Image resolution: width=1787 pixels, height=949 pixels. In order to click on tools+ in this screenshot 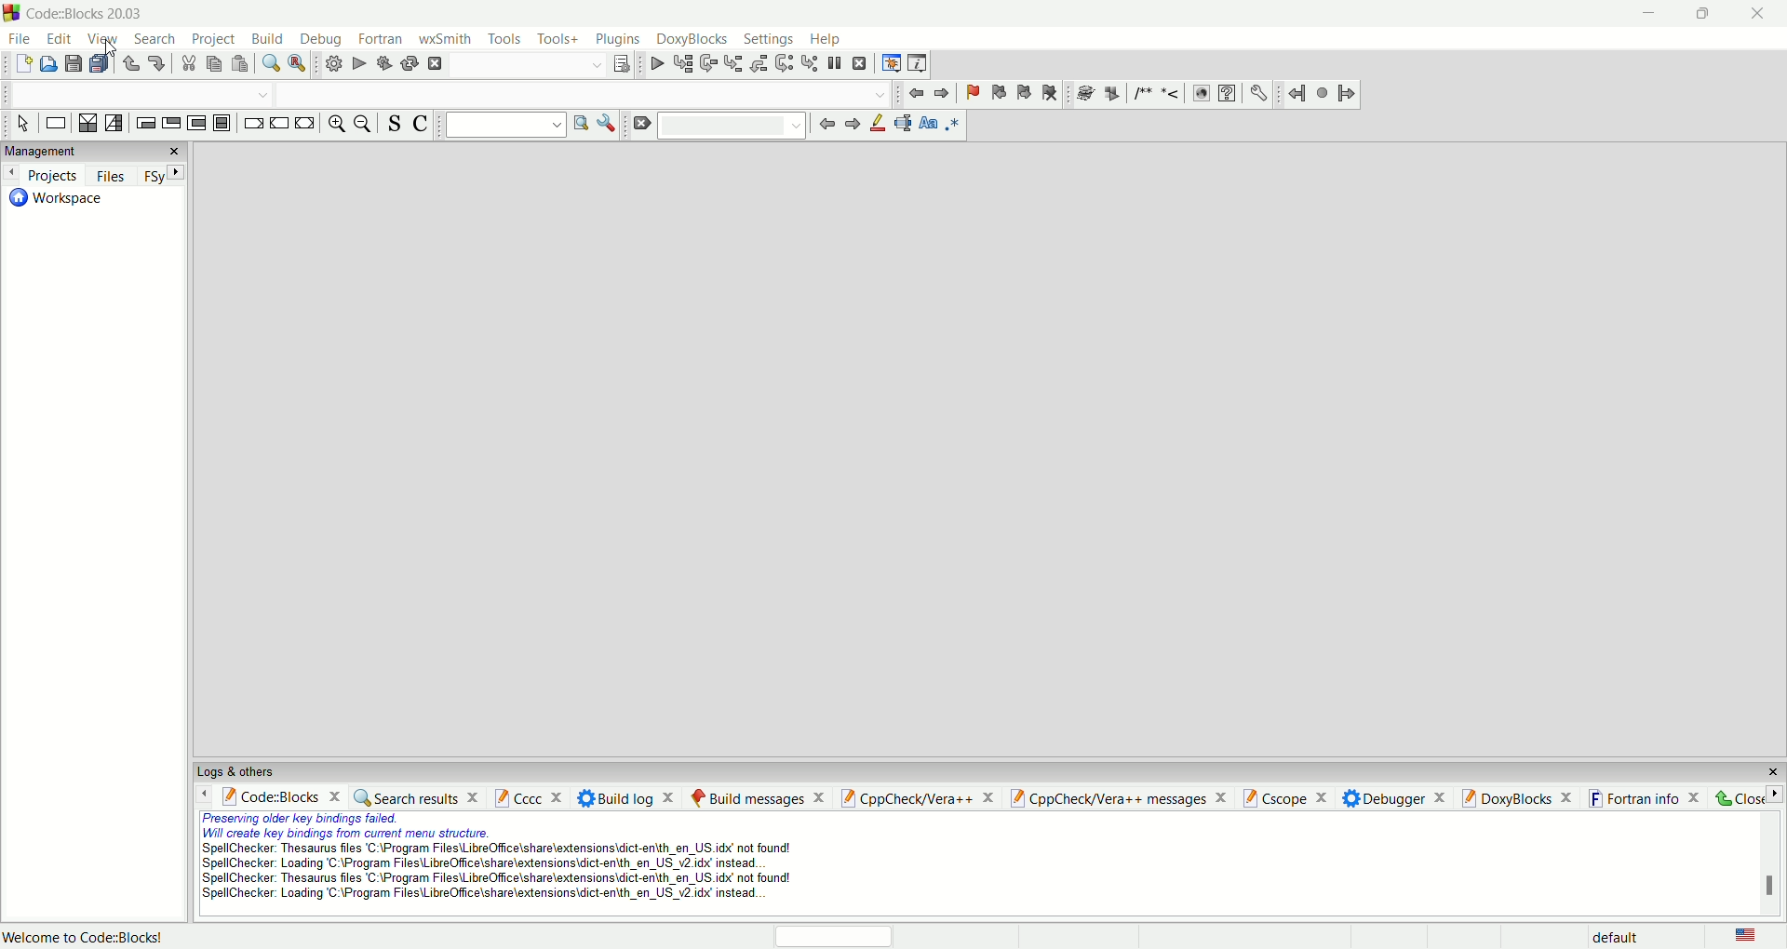, I will do `click(558, 36)`.